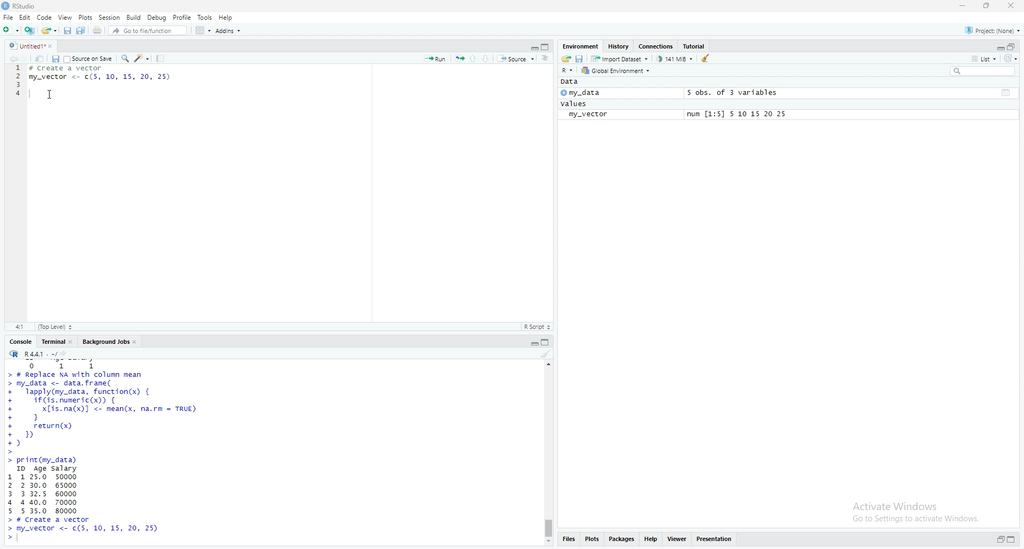 Image resolution: width=1024 pixels, height=549 pixels. Describe the element at coordinates (459, 57) in the screenshot. I see `rerun the previous code region` at that location.